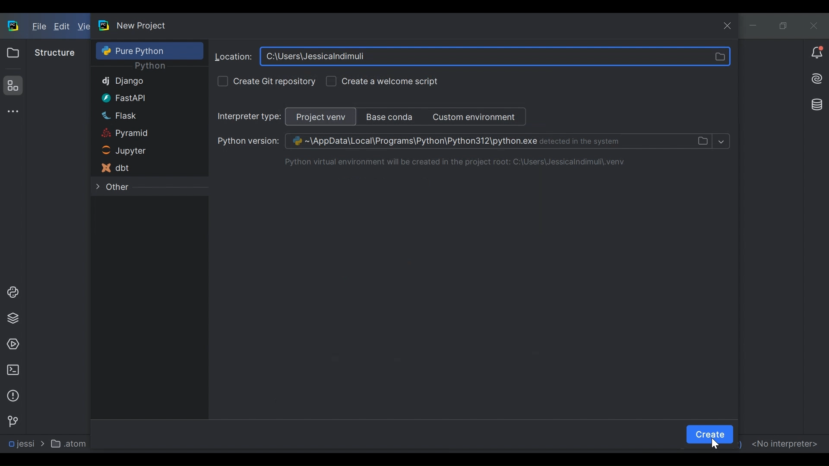  What do you see at coordinates (136, 168) in the screenshot?
I see `dbt` at bounding box center [136, 168].